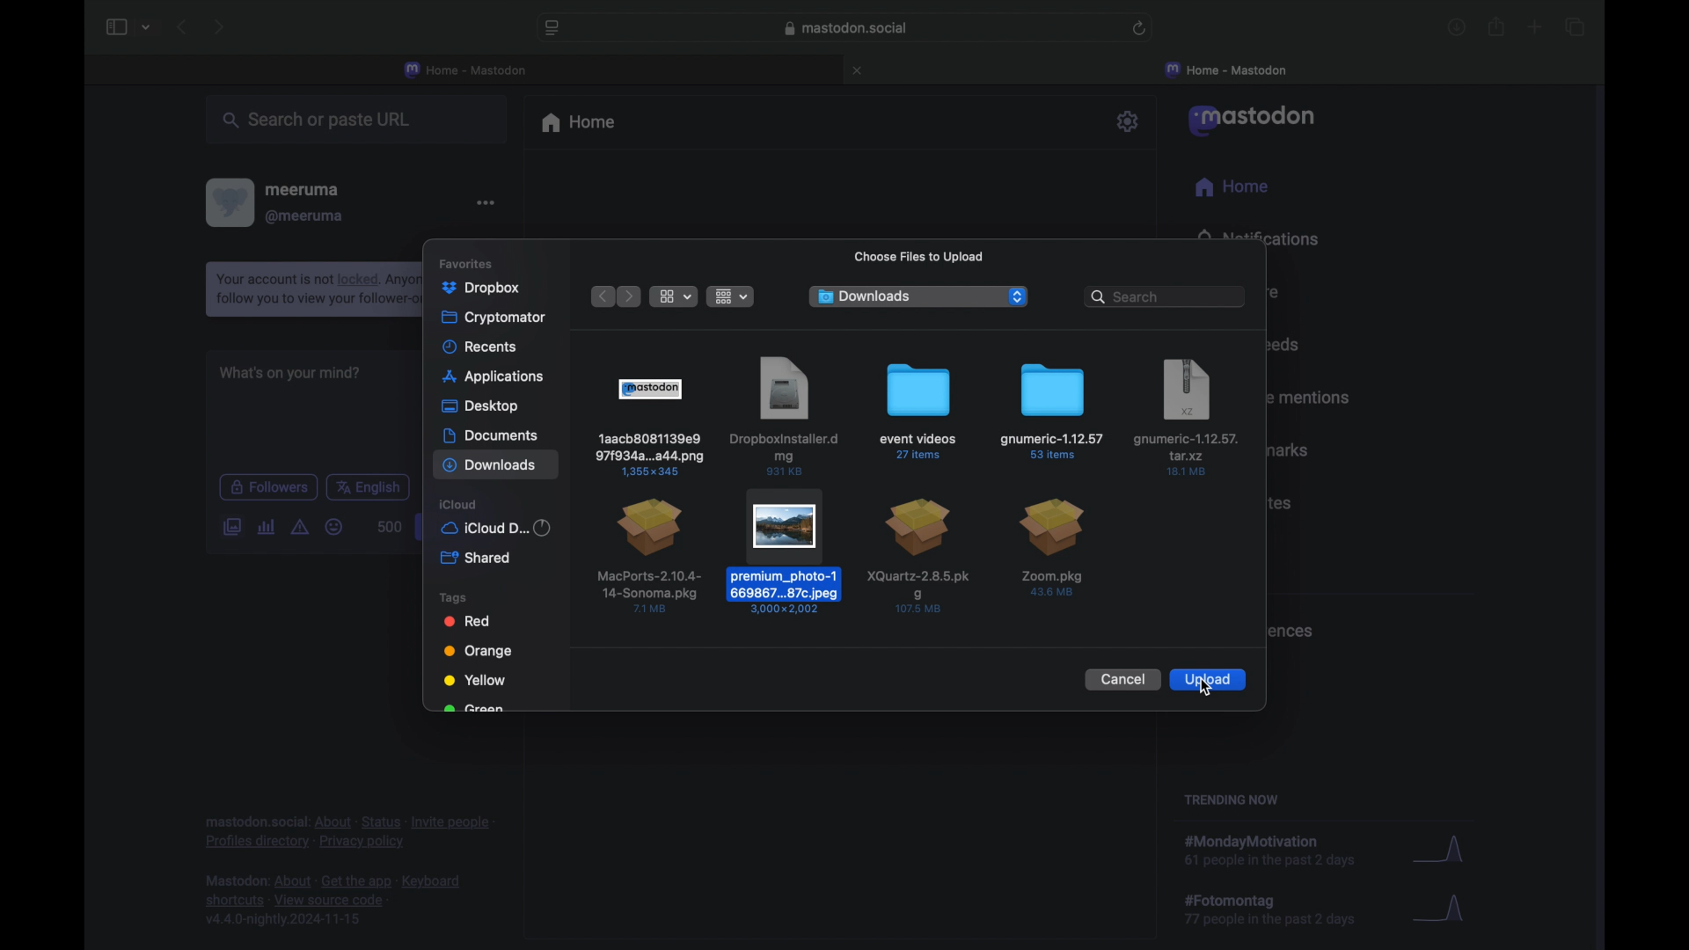 This screenshot has height=950, width=1689. I want to click on file, so click(1188, 418).